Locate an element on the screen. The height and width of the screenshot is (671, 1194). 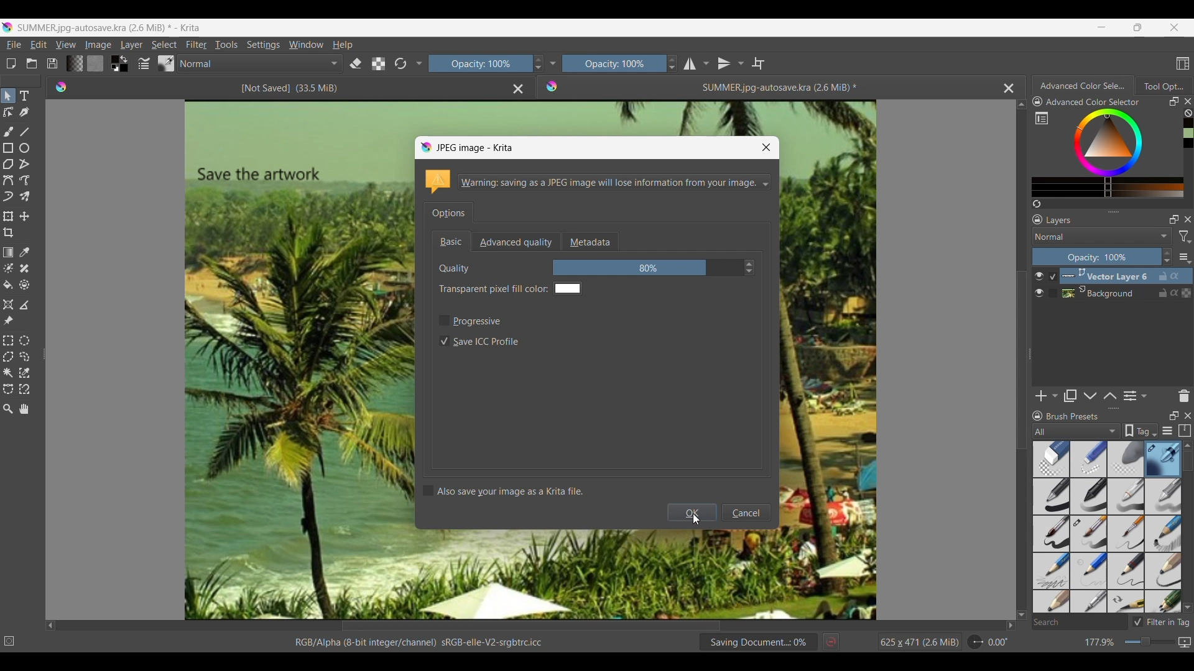
Magnetic curve selection tool is located at coordinates (24, 388).